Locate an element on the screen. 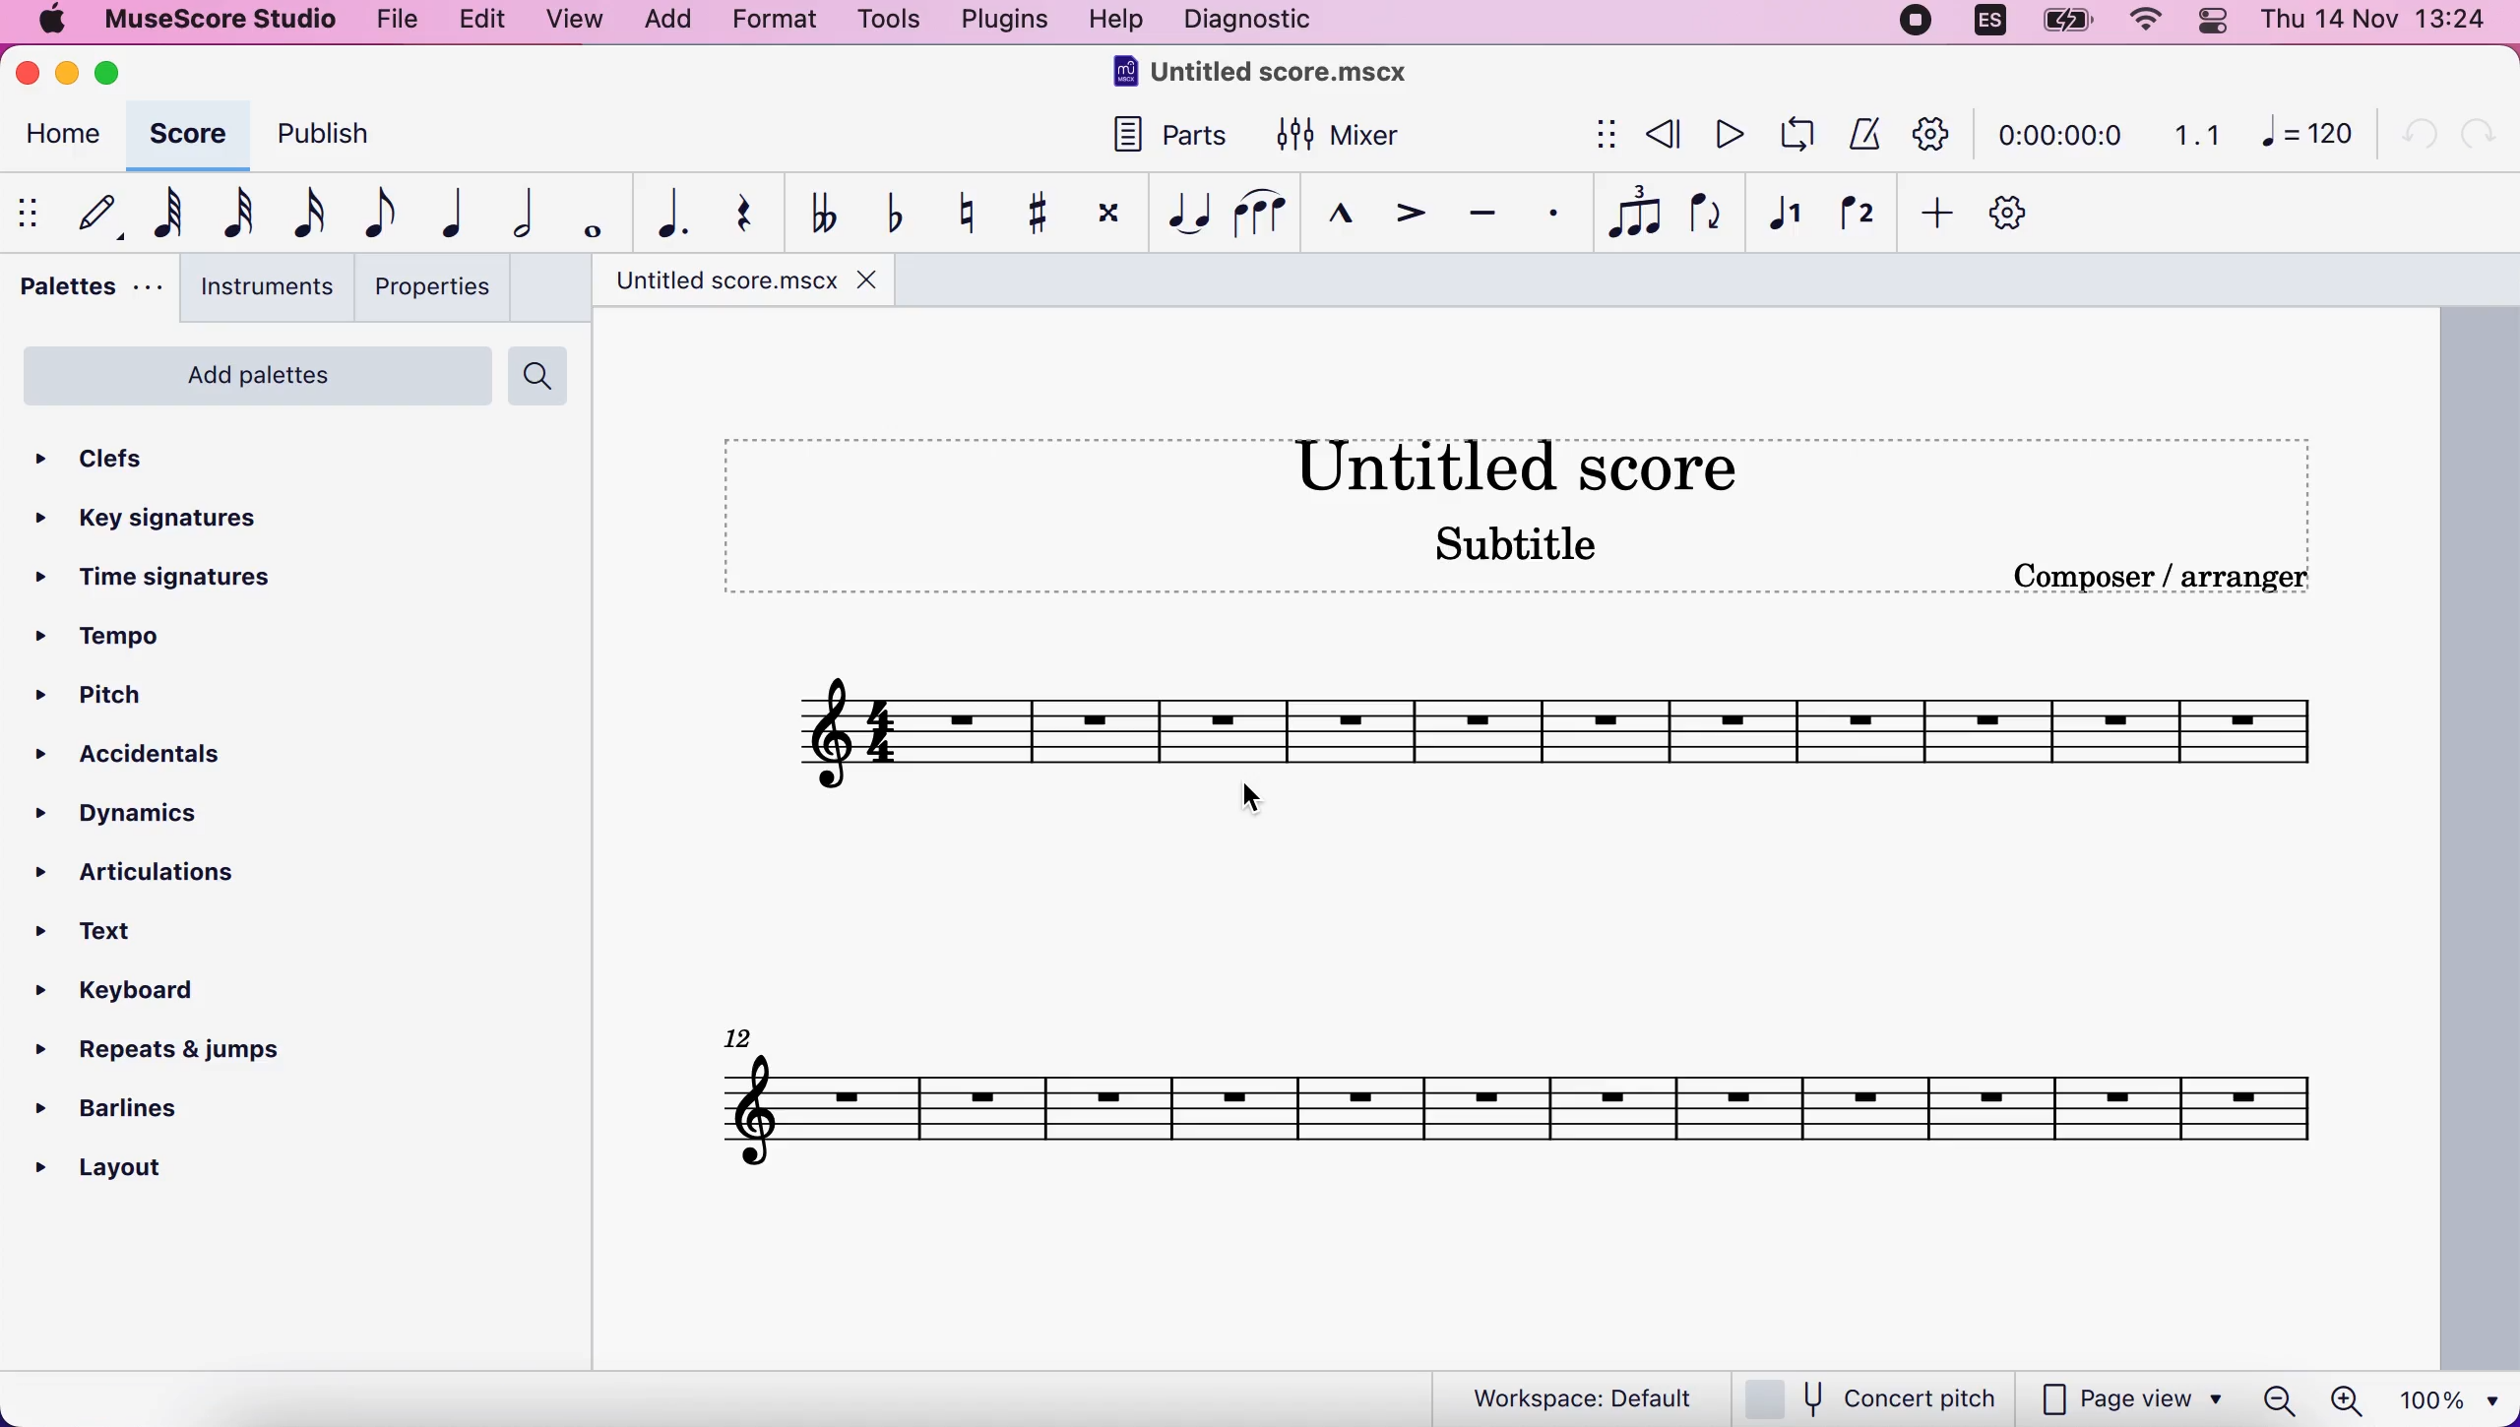 The height and width of the screenshot is (1427, 2520). parts is located at coordinates (1176, 141).